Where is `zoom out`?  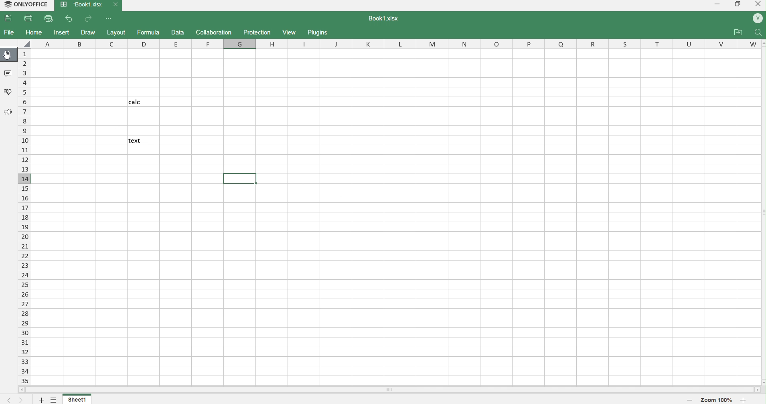
zoom out is located at coordinates (689, 400).